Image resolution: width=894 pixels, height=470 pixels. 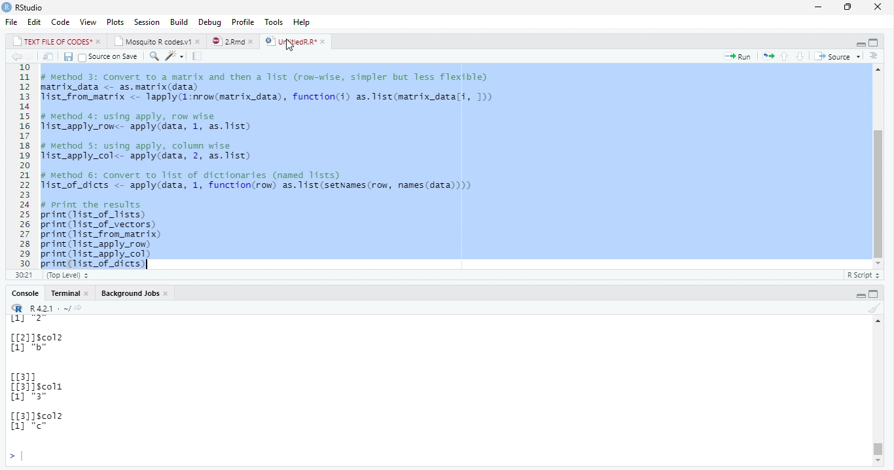 I want to click on Line number, so click(x=23, y=166).